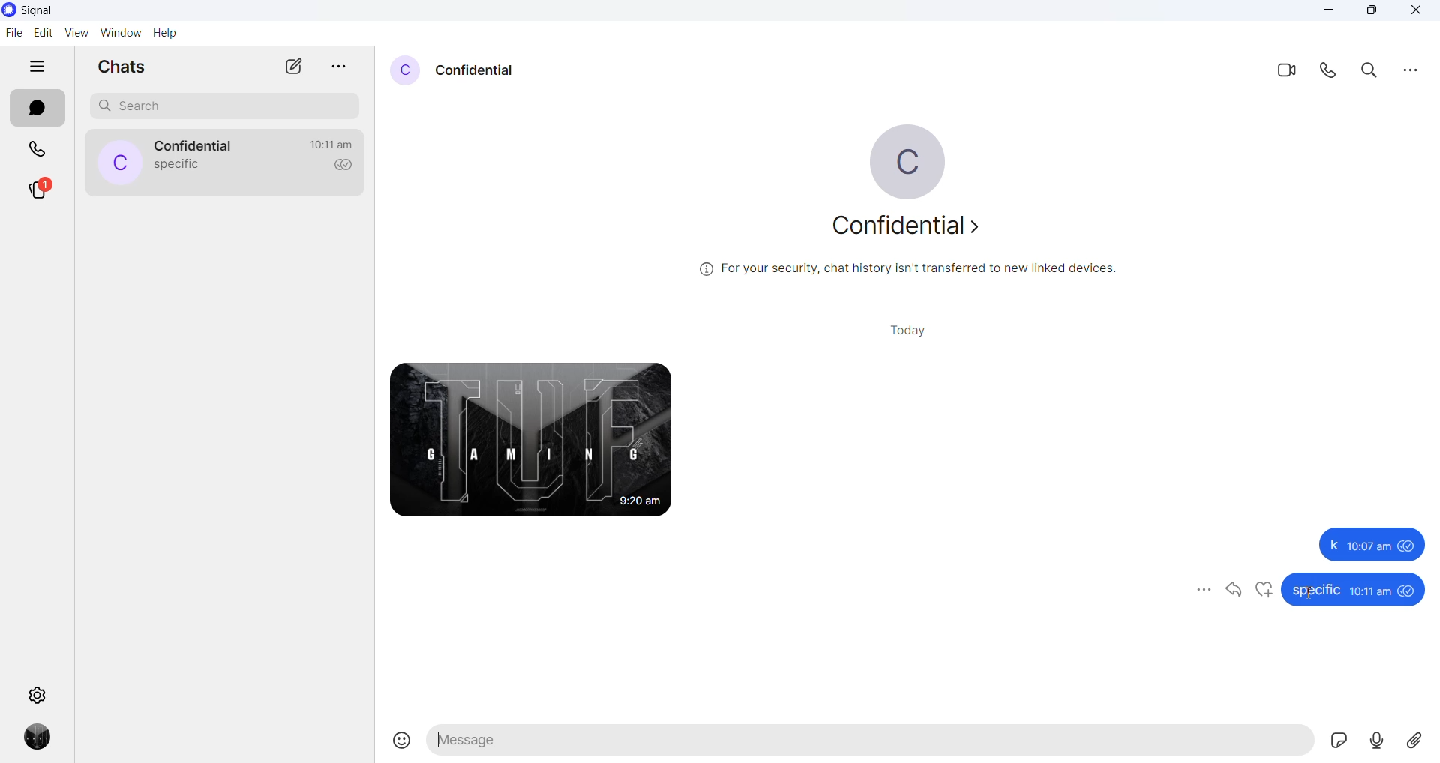  I want to click on file, so click(15, 34).